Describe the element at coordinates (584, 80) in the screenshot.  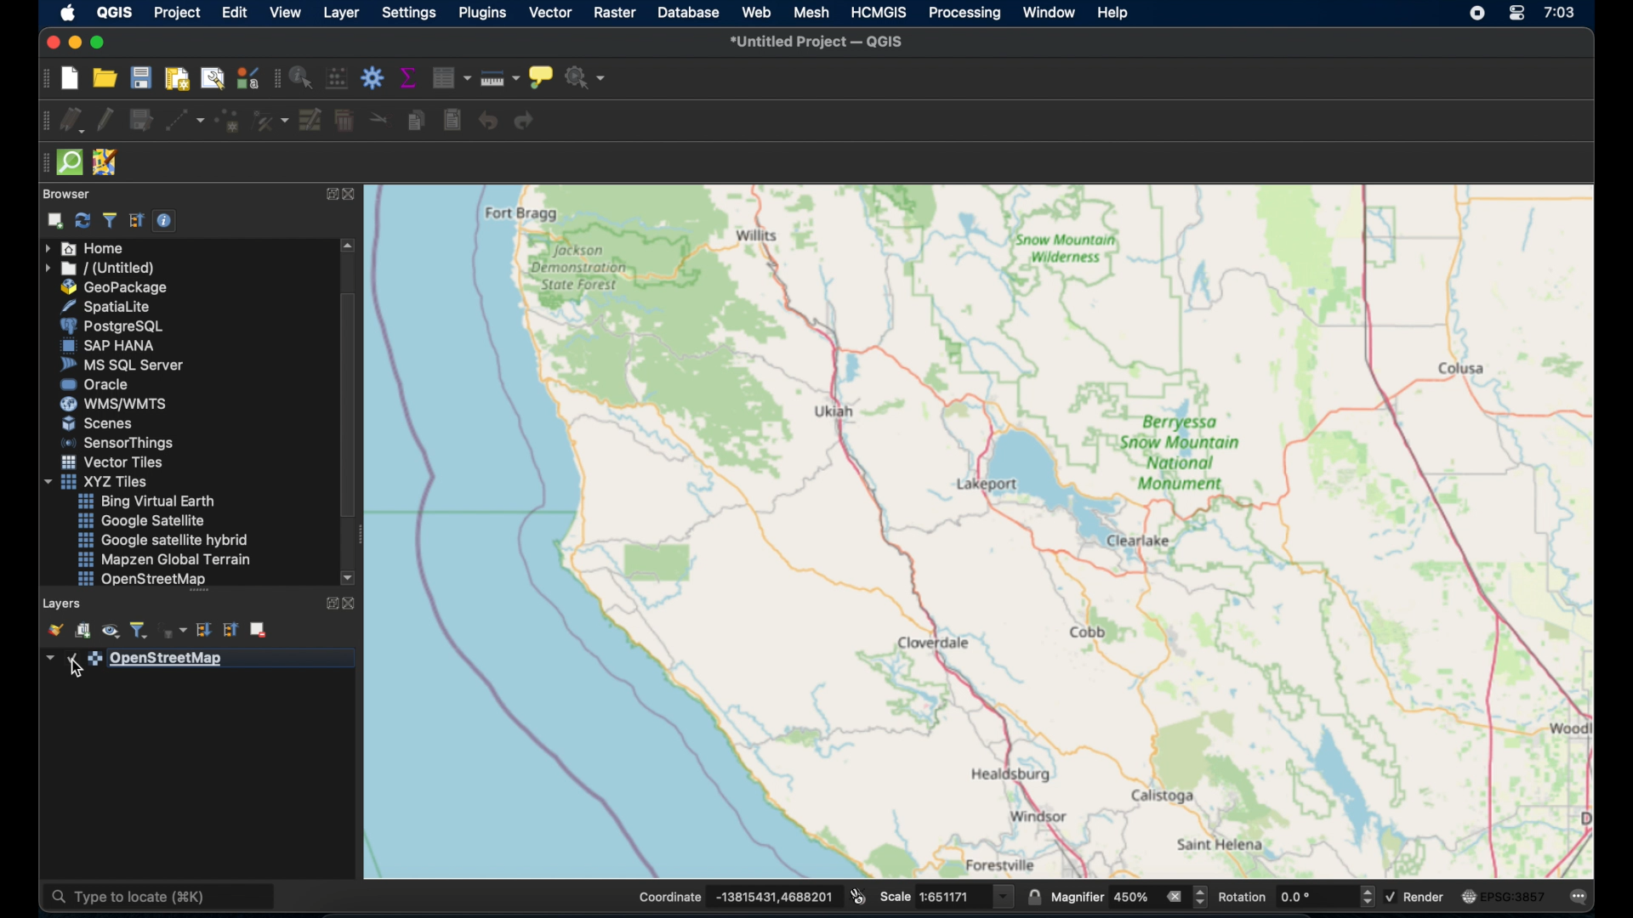
I see `no action selected` at that location.